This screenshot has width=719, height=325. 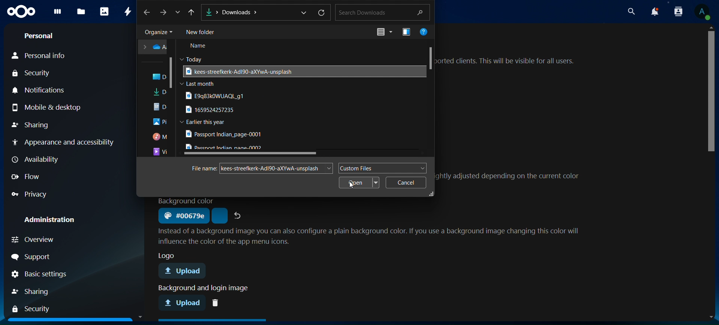 I want to click on text, so click(x=509, y=62).